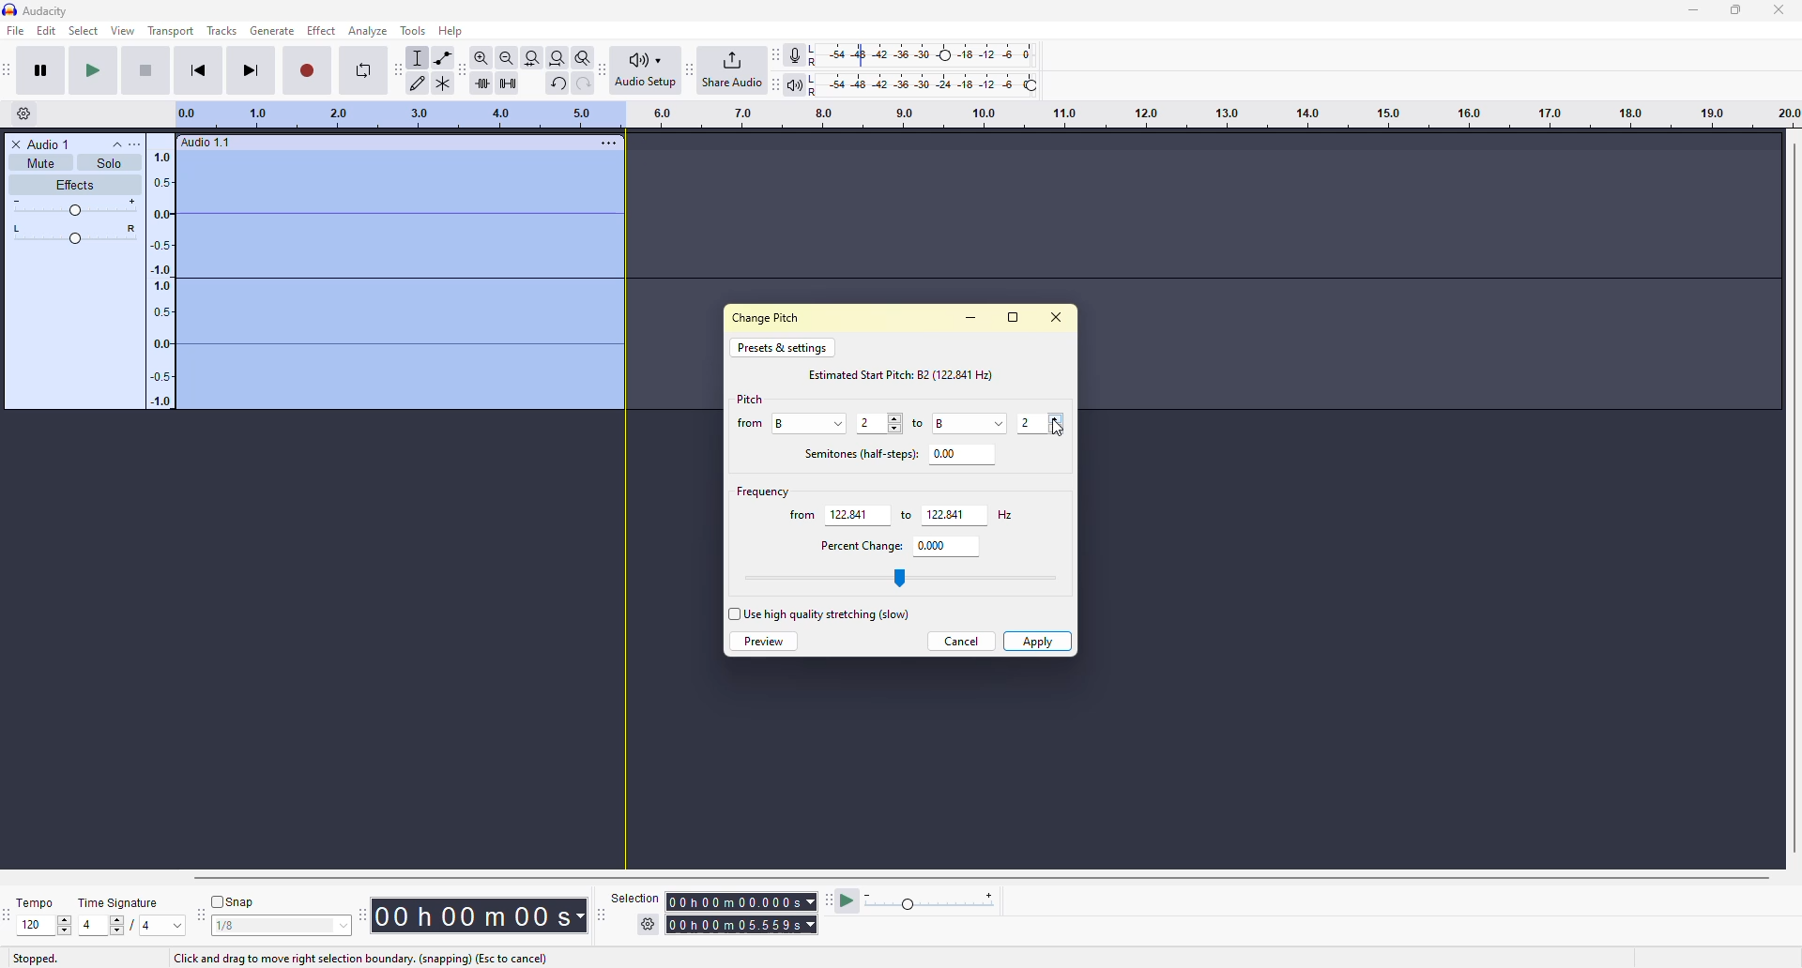  I want to click on audio, so click(206, 143).